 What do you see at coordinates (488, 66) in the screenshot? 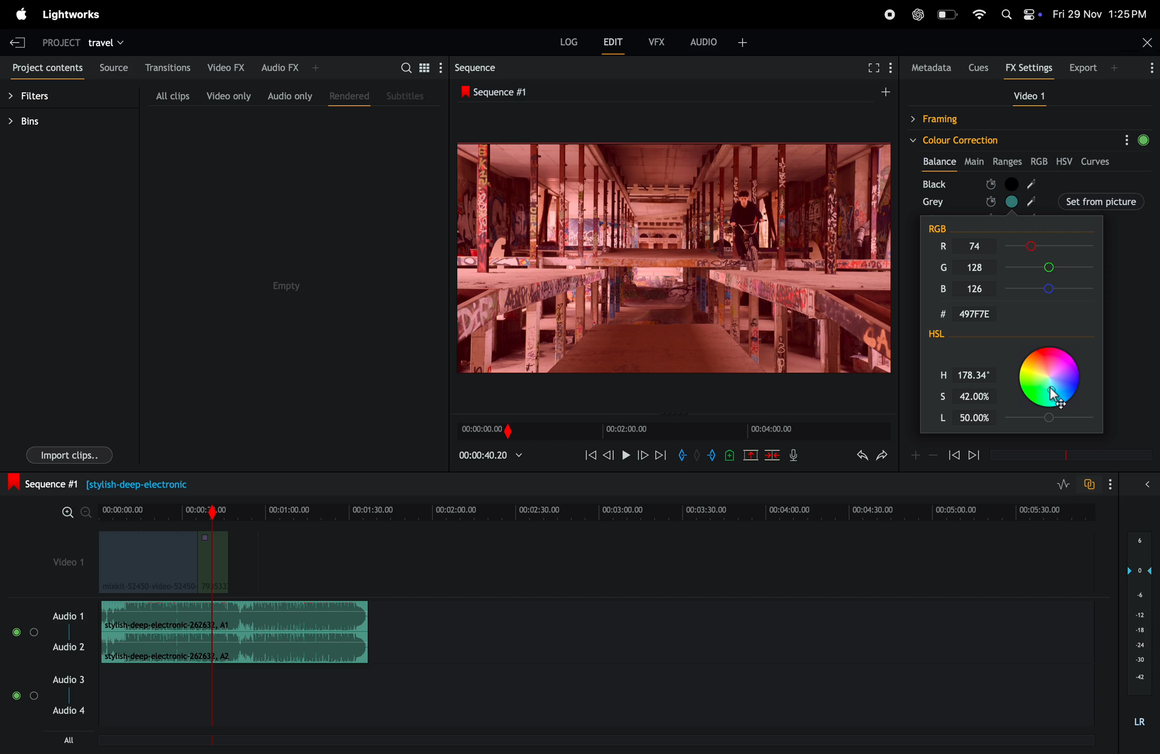
I see `sequence` at bounding box center [488, 66].